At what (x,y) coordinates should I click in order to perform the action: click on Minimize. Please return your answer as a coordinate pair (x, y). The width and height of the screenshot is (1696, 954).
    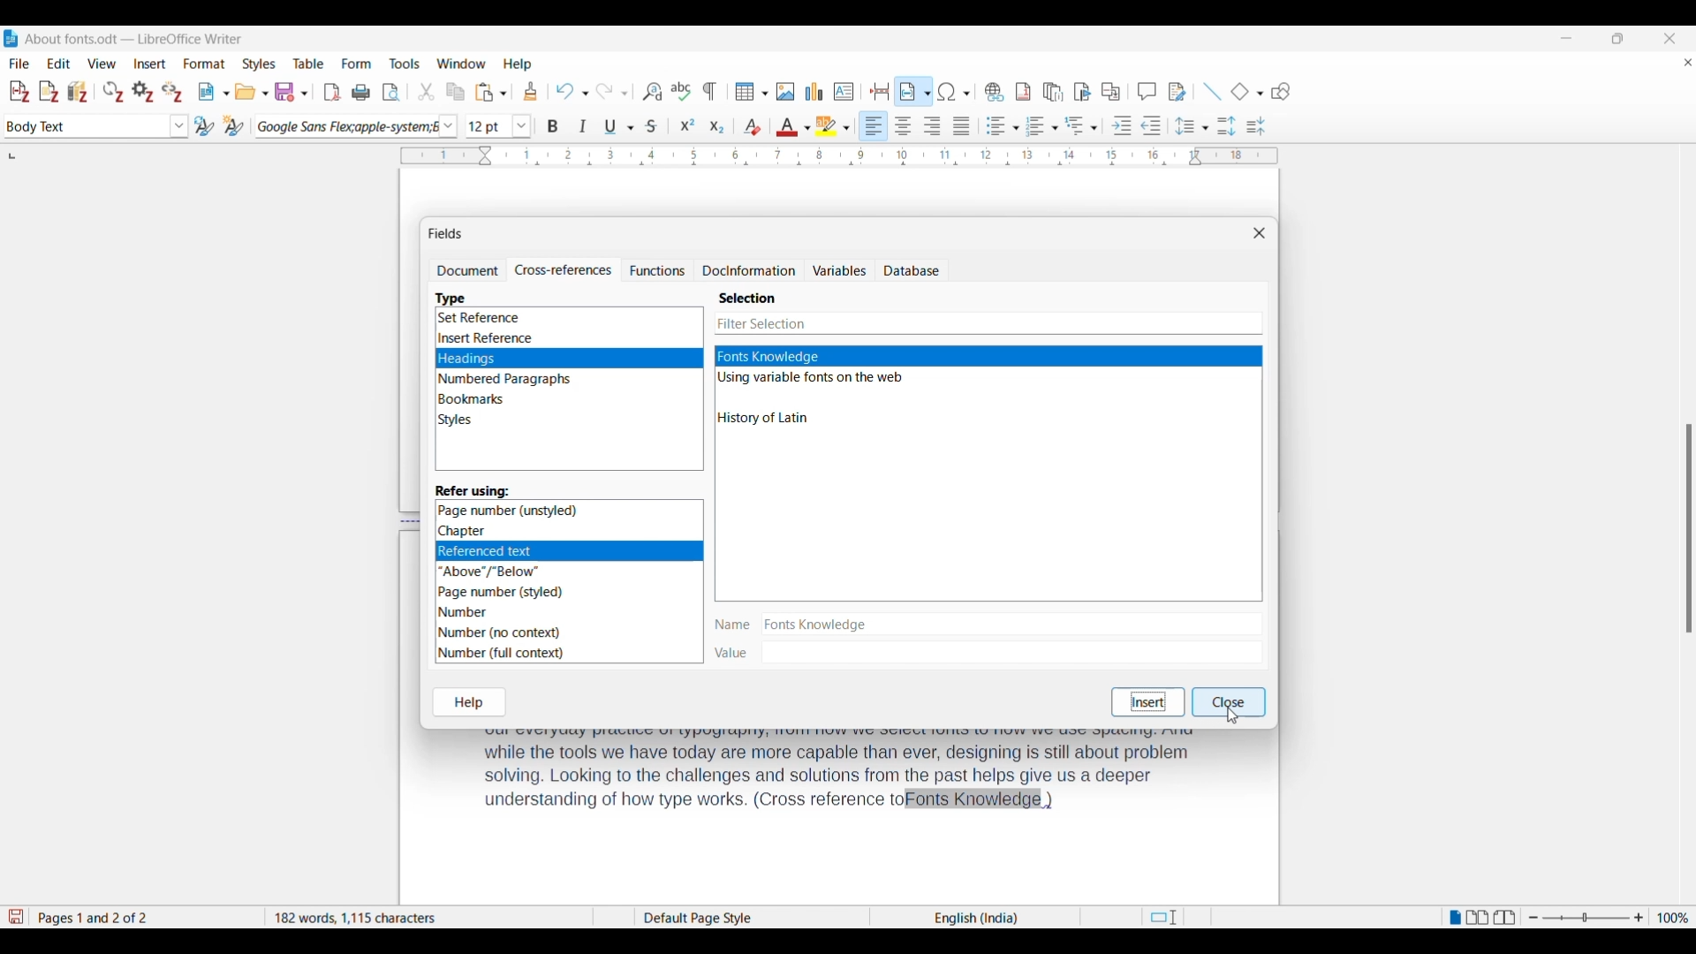
    Looking at the image, I should click on (1566, 38).